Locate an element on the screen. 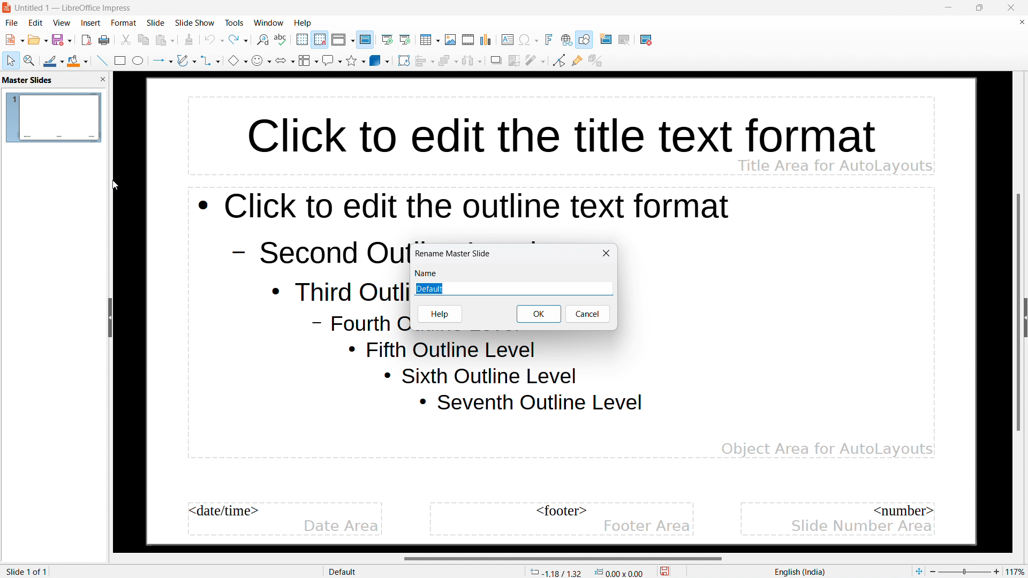 Image resolution: width=1028 pixels, height=578 pixels. dimensions is located at coordinates (619, 572).